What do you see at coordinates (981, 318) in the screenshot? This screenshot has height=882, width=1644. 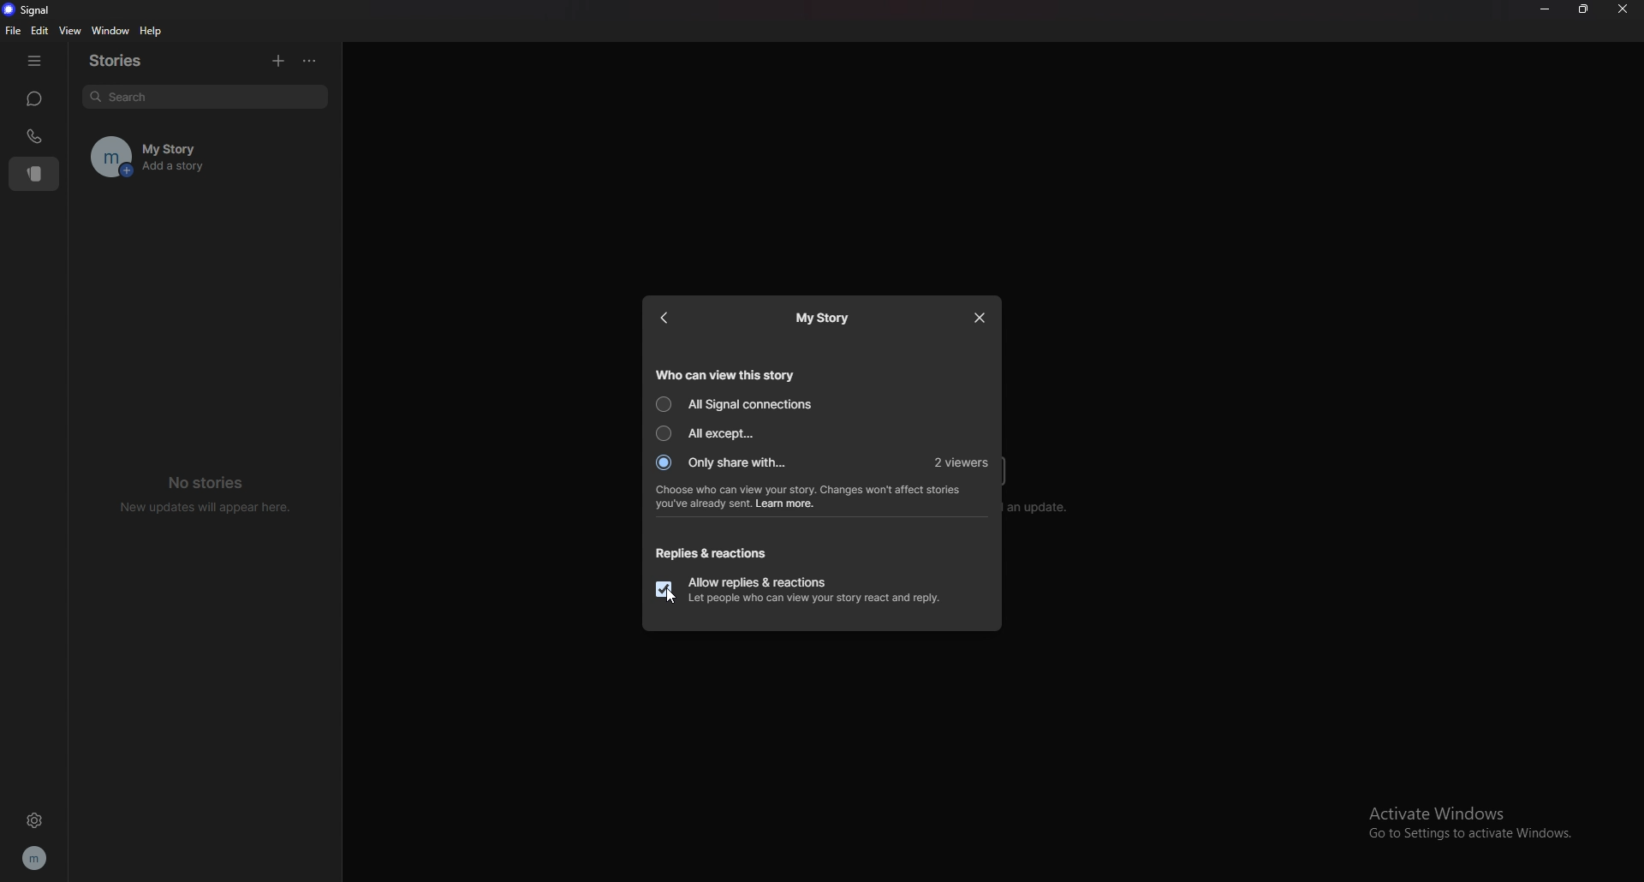 I see `close` at bounding box center [981, 318].